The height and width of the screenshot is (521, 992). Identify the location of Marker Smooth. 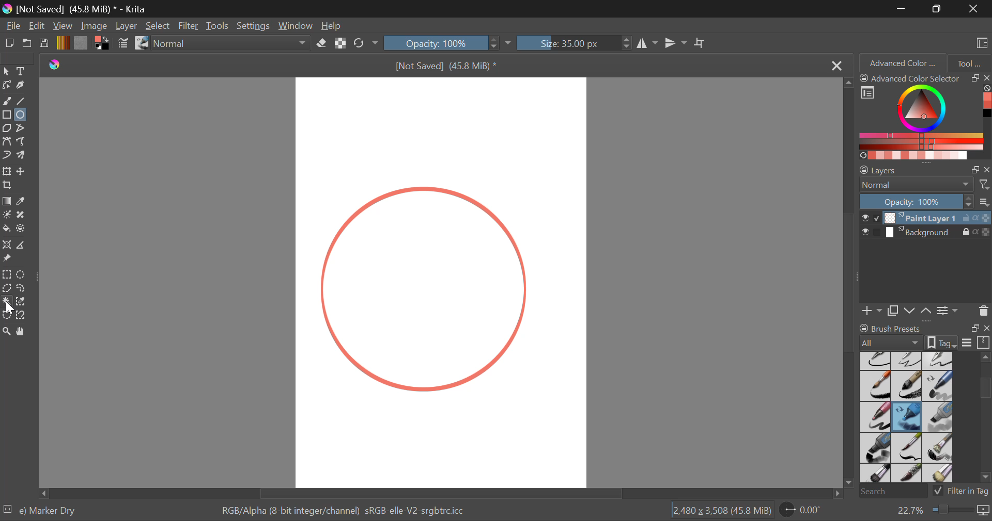
(875, 417).